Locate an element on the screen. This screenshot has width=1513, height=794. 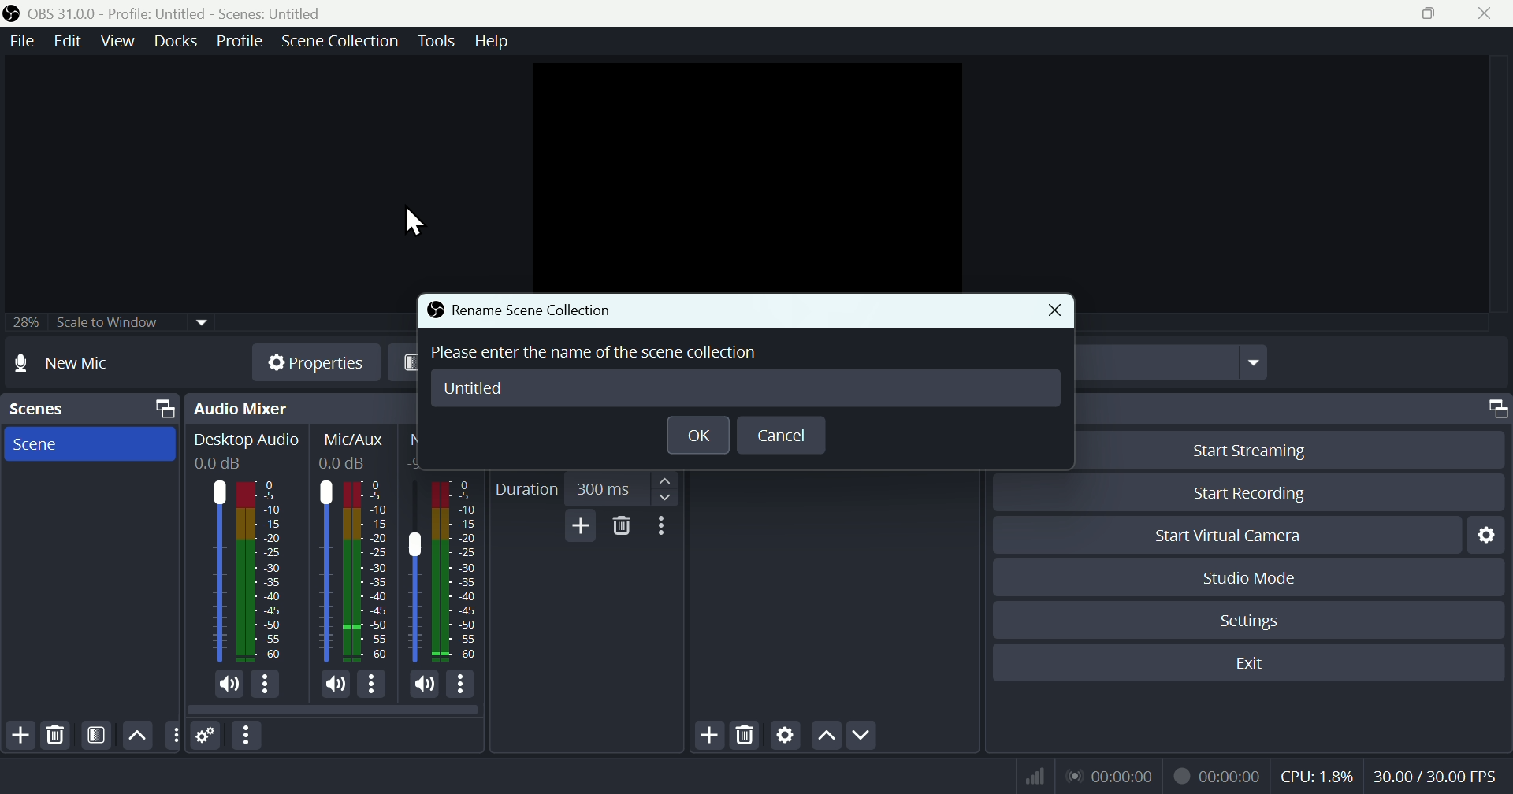
Add is located at coordinates (17, 734).